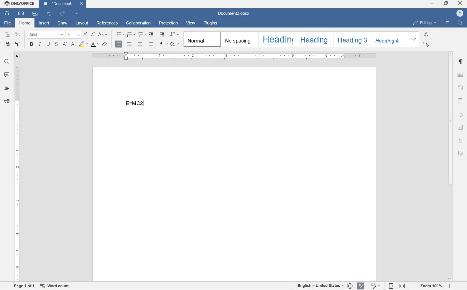  Describe the element at coordinates (73, 44) in the screenshot. I see `subscript` at that location.